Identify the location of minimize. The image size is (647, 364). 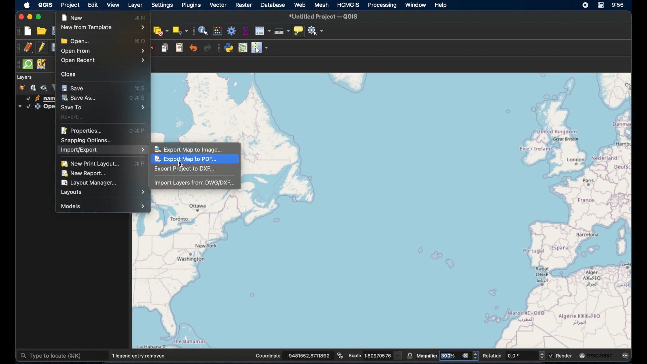
(30, 17).